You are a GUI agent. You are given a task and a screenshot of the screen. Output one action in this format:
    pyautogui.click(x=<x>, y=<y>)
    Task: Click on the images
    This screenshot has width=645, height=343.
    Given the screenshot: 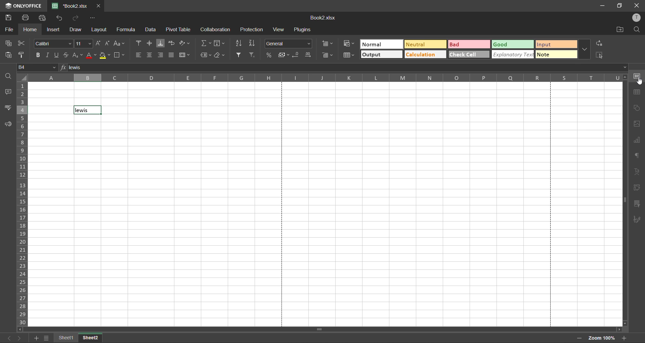 What is the action you would take?
    pyautogui.click(x=639, y=124)
    